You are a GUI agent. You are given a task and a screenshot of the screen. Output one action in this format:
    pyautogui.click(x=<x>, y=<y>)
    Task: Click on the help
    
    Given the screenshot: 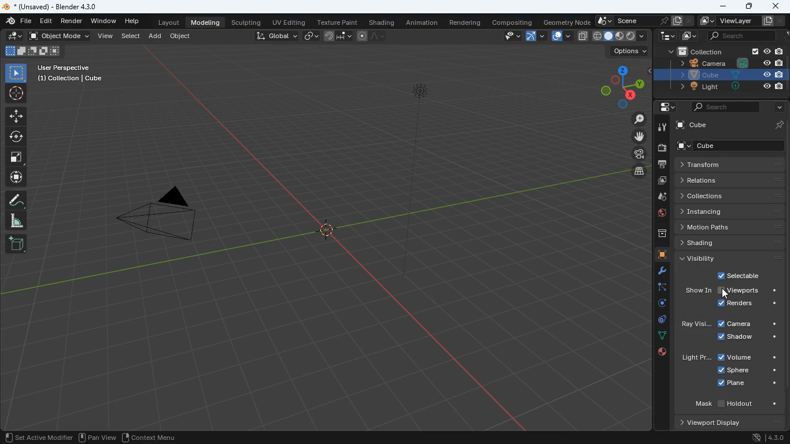 What is the action you would take?
    pyautogui.click(x=131, y=21)
    